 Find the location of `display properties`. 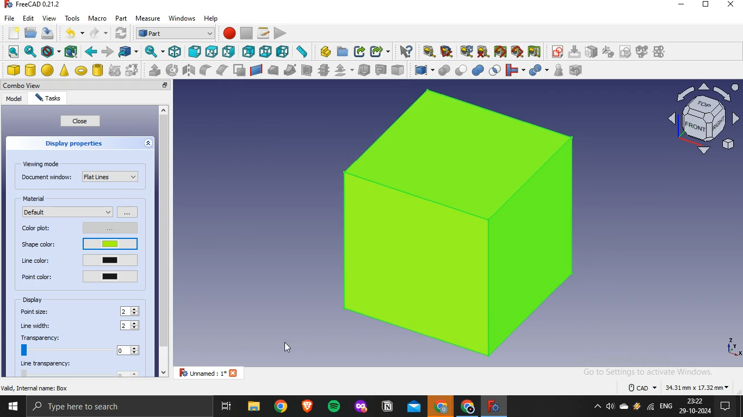

display properties is located at coordinates (75, 143).